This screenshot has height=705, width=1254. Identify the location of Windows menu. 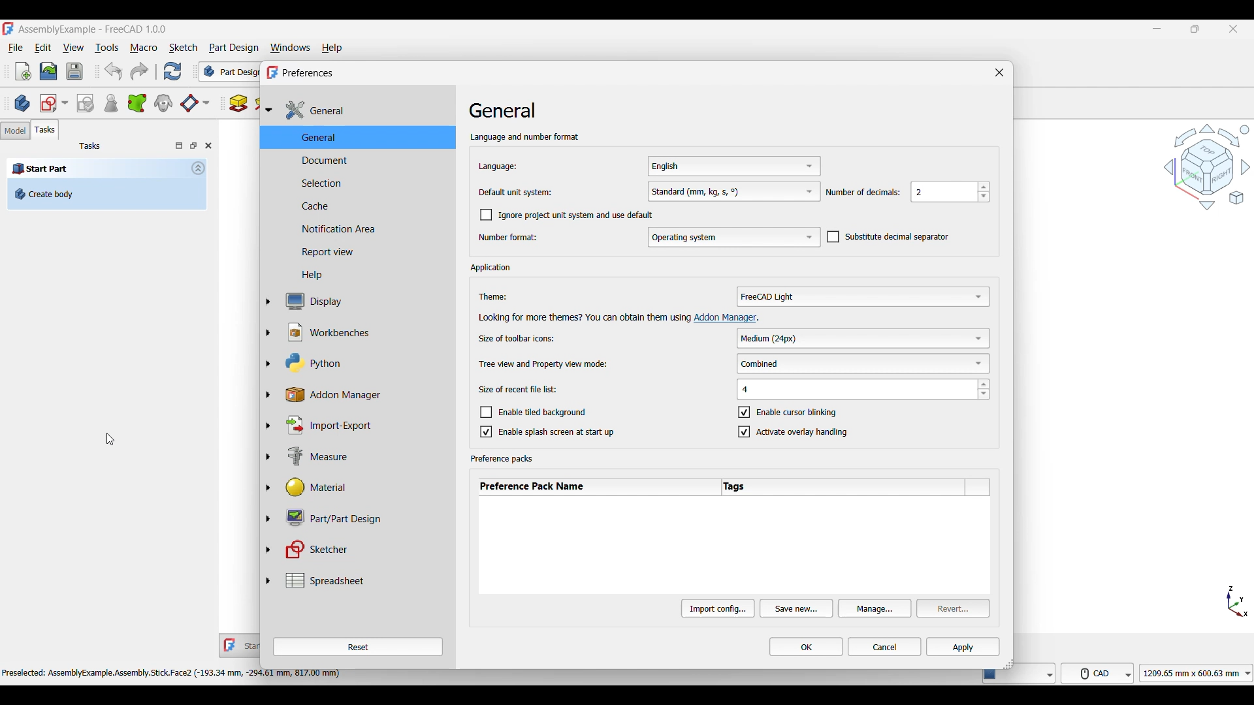
(290, 48).